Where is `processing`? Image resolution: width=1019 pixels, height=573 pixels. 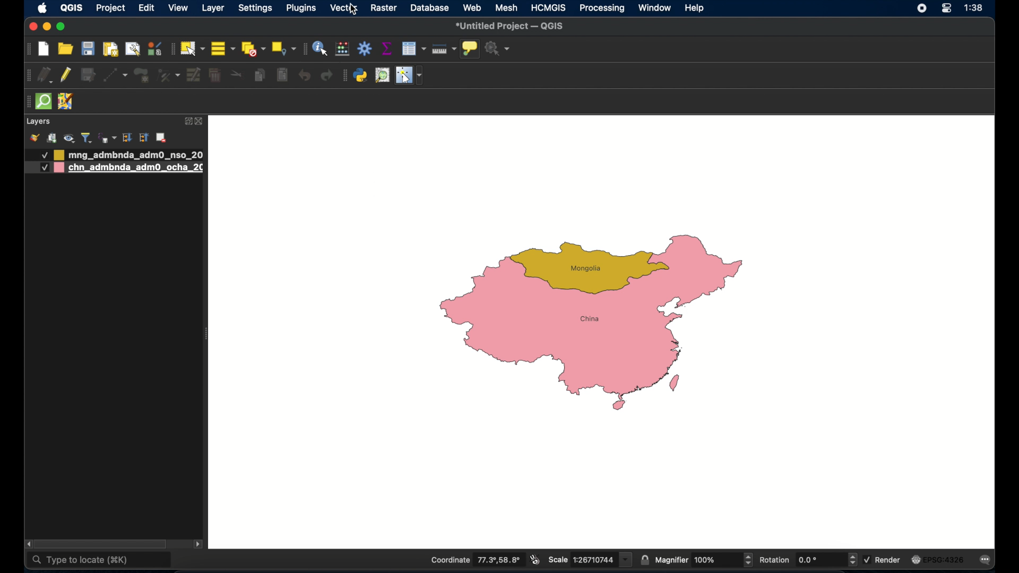
processing is located at coordinates (602, 9).